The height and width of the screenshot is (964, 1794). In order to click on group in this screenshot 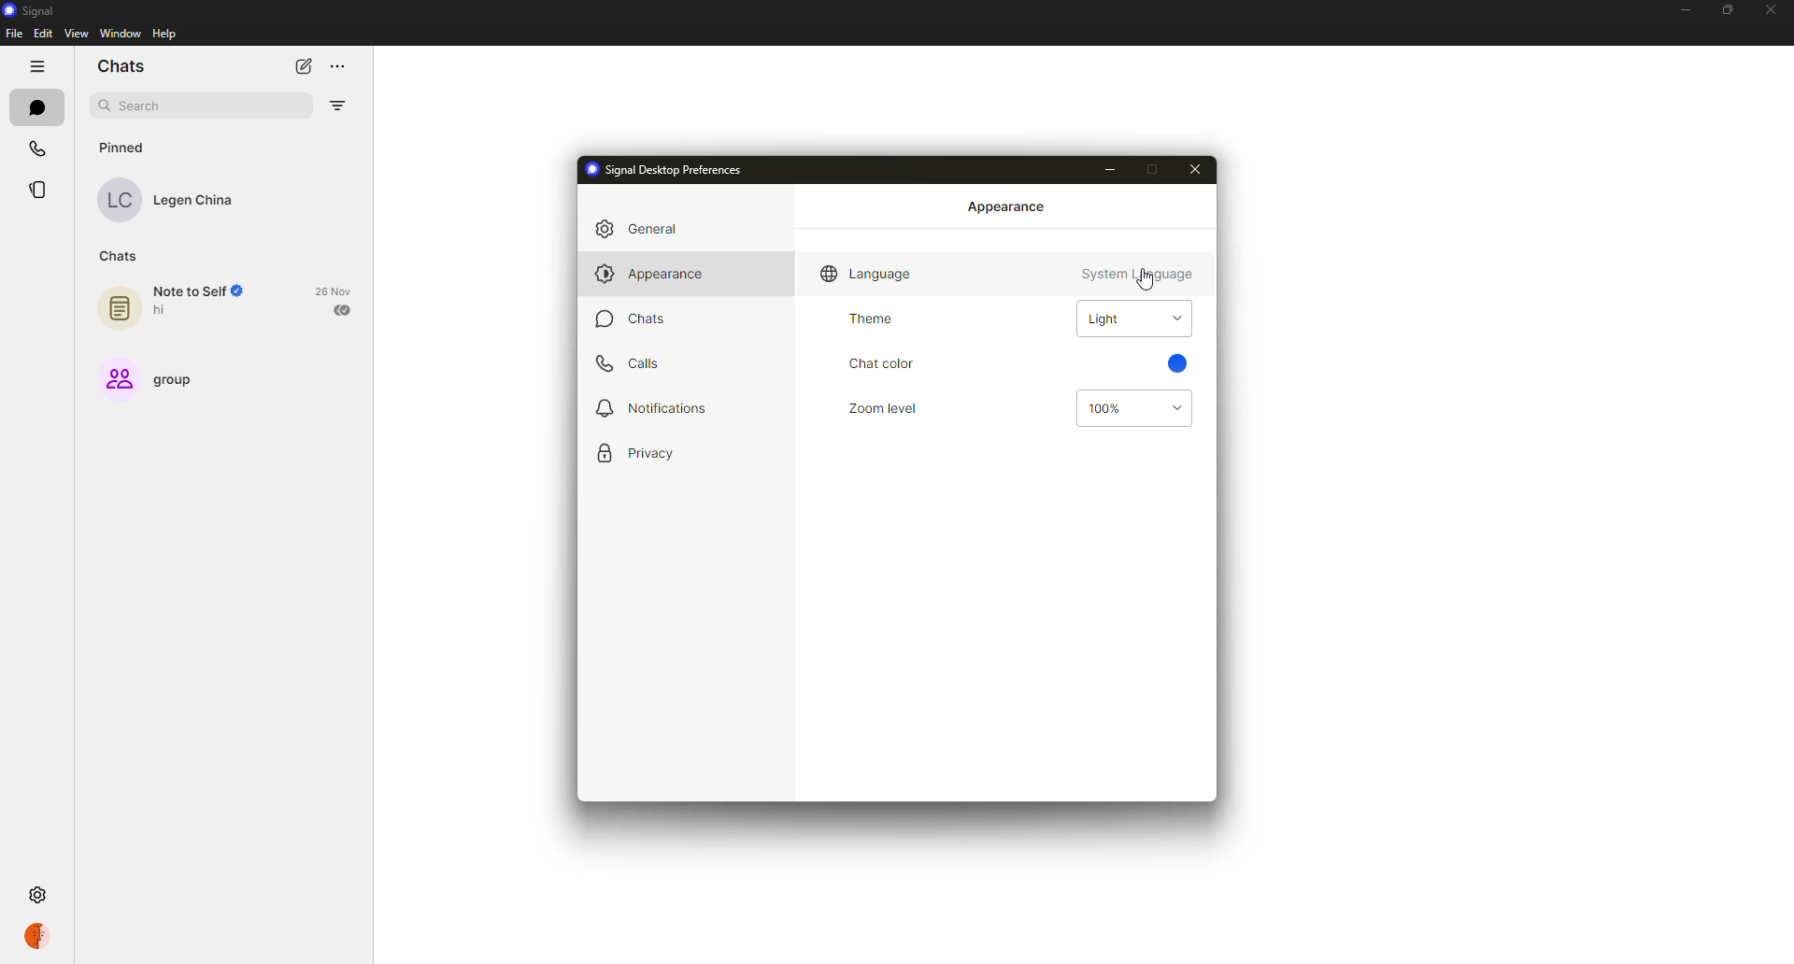, I will do `click(149, 377)`.